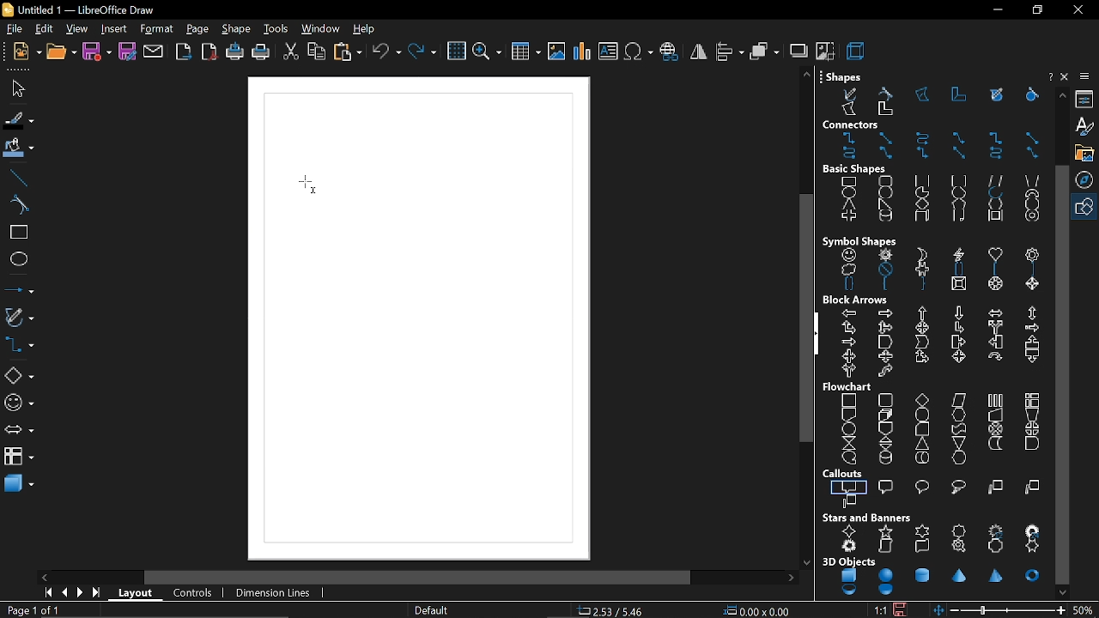 The width and height of the screenshot is (1099, 618). I want to click on current zoom, so click(1084, 610).